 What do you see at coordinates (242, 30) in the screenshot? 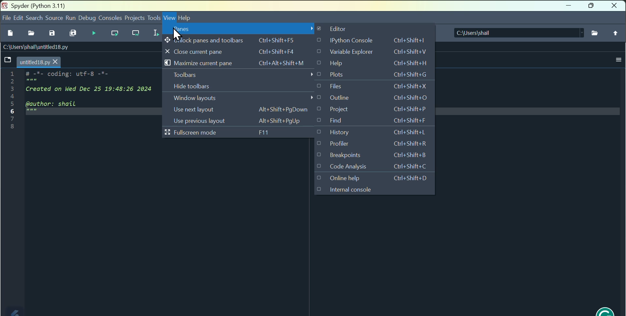
I see `Panes` at bounding box center [242, 30].